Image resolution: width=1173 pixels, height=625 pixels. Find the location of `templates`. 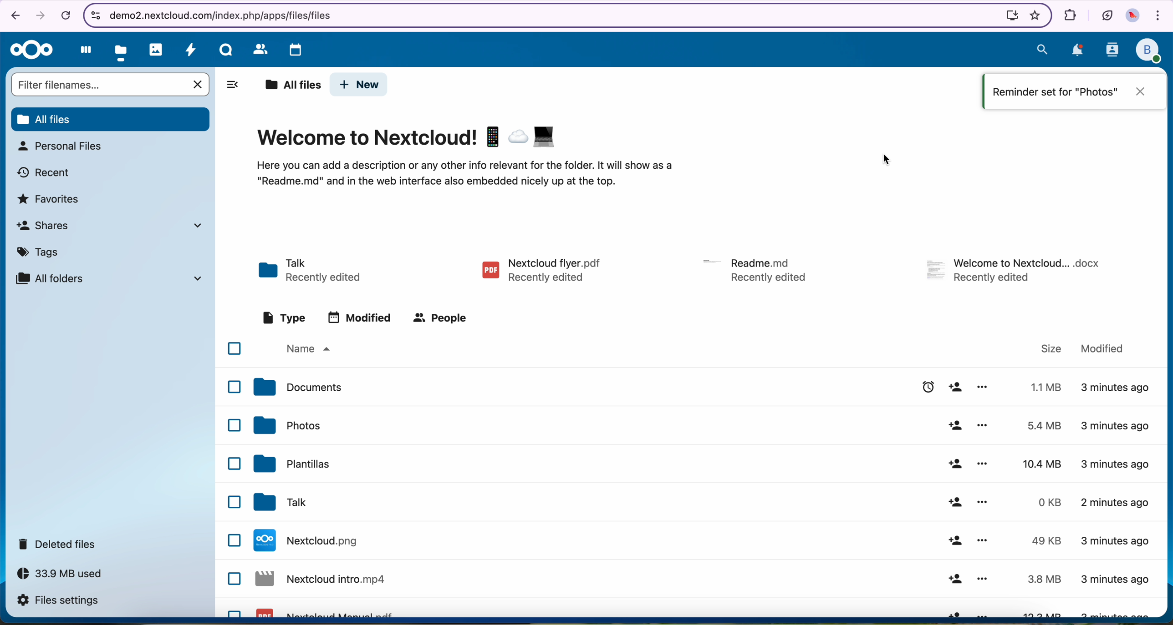

templates is located at coordinates (294, 465).